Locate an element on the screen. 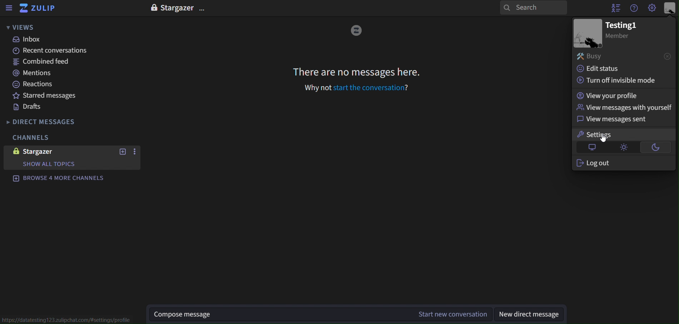  options is located at coordinates (203, 9).